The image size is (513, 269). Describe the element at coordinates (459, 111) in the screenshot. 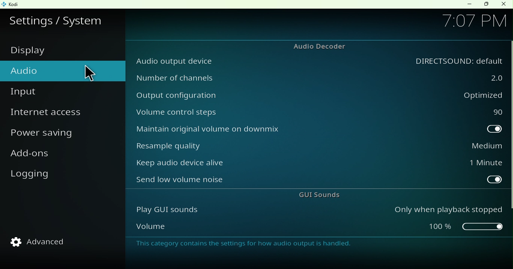

I see `90` at that location.